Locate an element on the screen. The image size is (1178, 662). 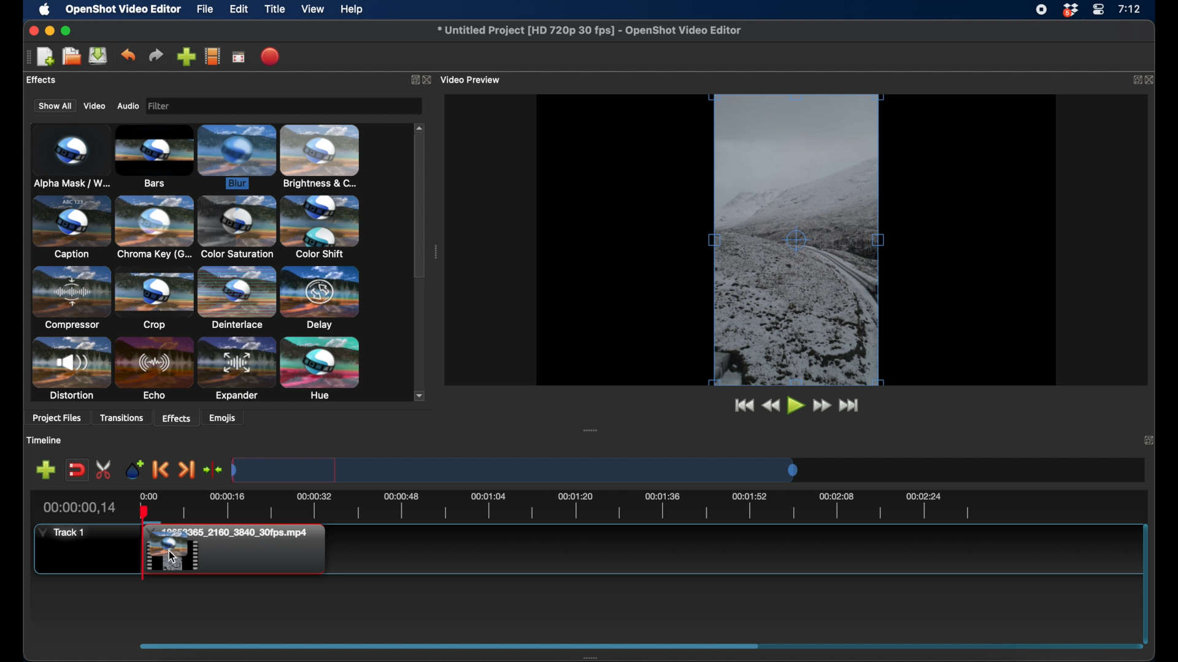
title is located at coordinates (275, 9).